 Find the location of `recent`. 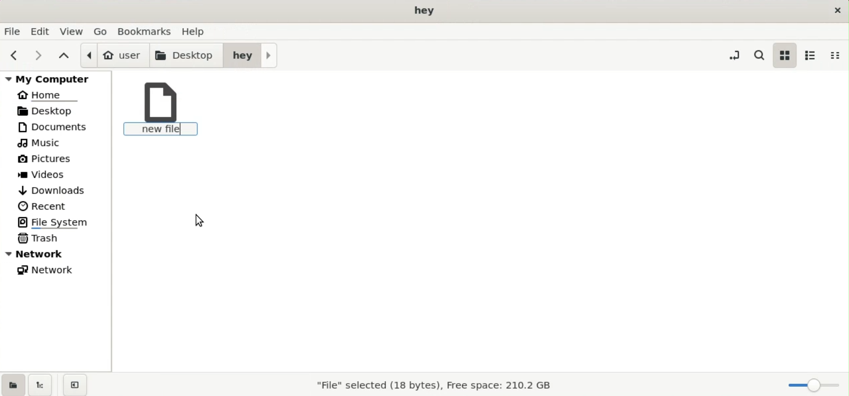

recent is located at coordinates (43, 206).